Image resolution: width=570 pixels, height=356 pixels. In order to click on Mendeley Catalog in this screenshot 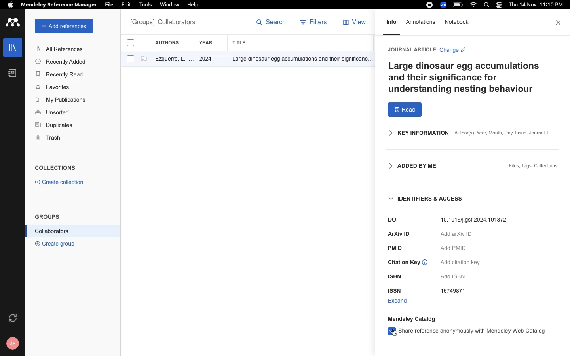, I will do `click(414, 318)`.